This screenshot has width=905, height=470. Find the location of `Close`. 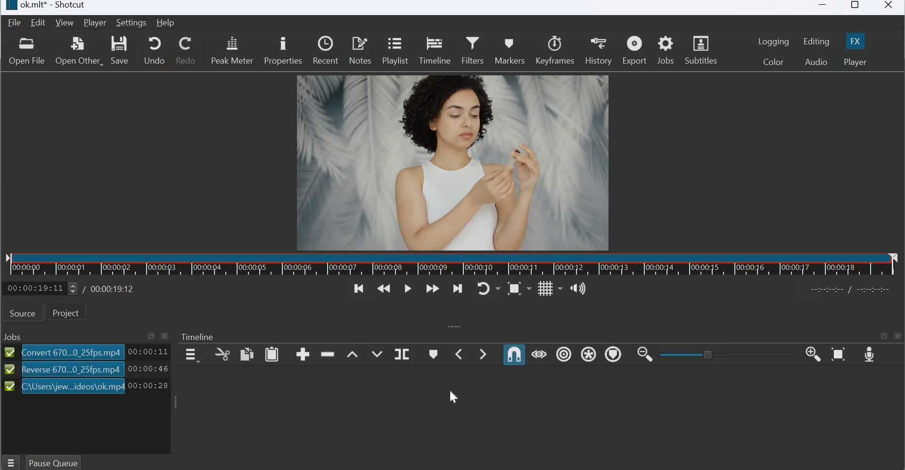

Close is located at coordinates (890, 7).